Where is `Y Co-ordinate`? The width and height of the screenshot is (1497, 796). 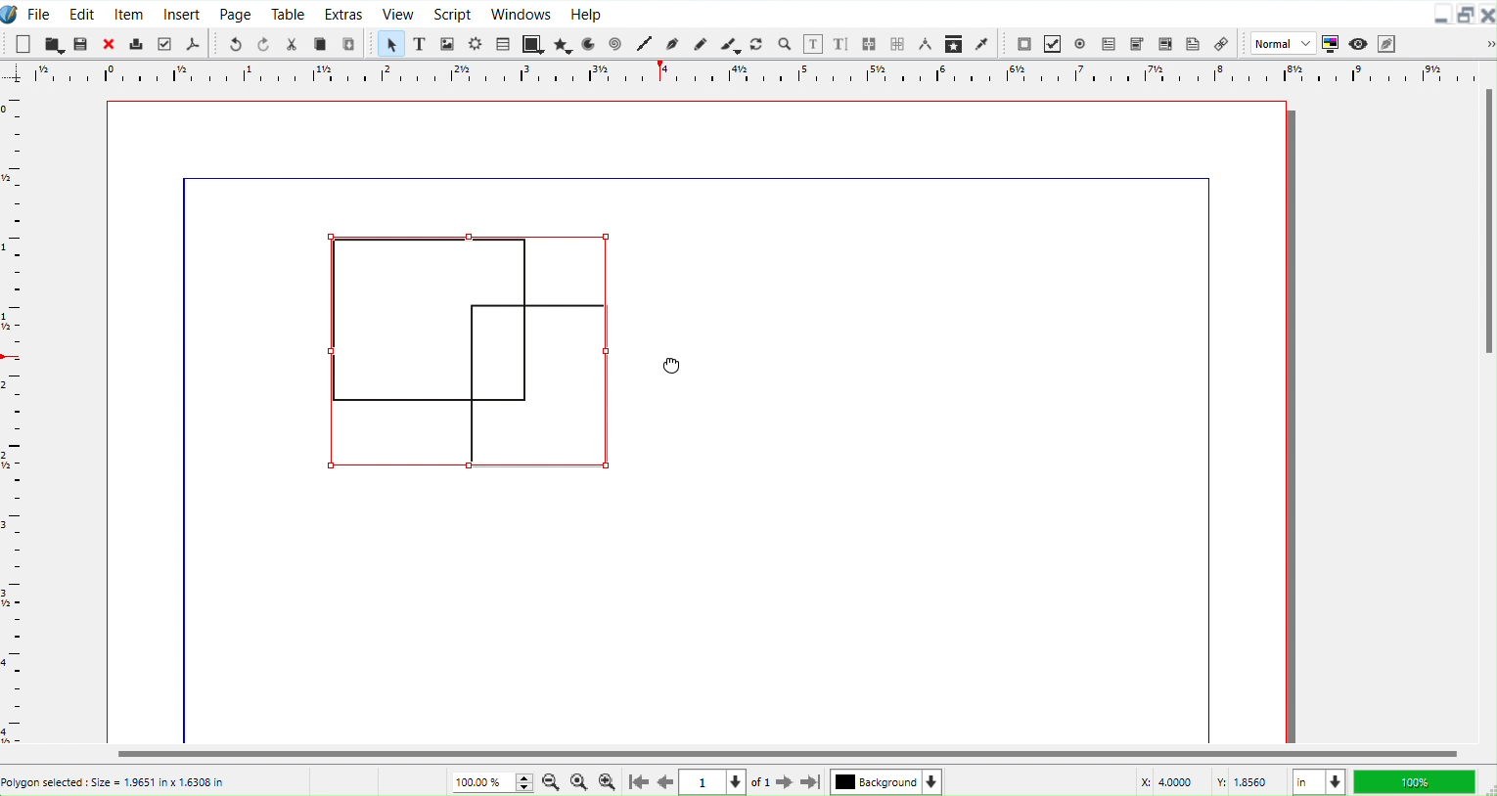 Y Co-ordinate is located at coordinates (1246, 781).